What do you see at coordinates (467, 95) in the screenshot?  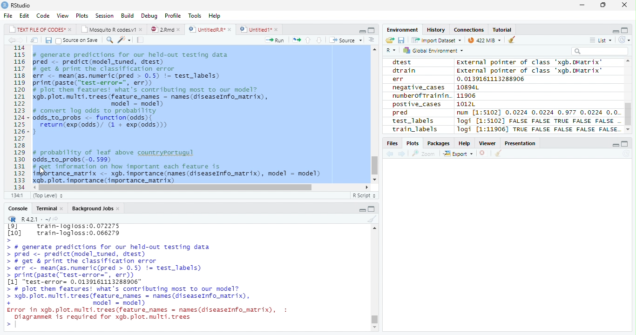 I see `11906` at bounding box center [467, 95].